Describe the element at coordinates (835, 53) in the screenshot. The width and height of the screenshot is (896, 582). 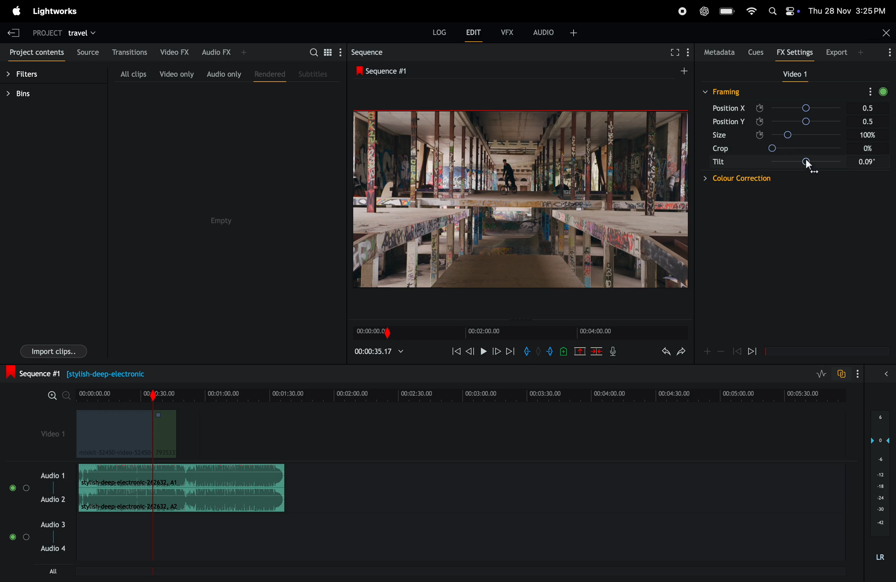
I see `exports` at that location.